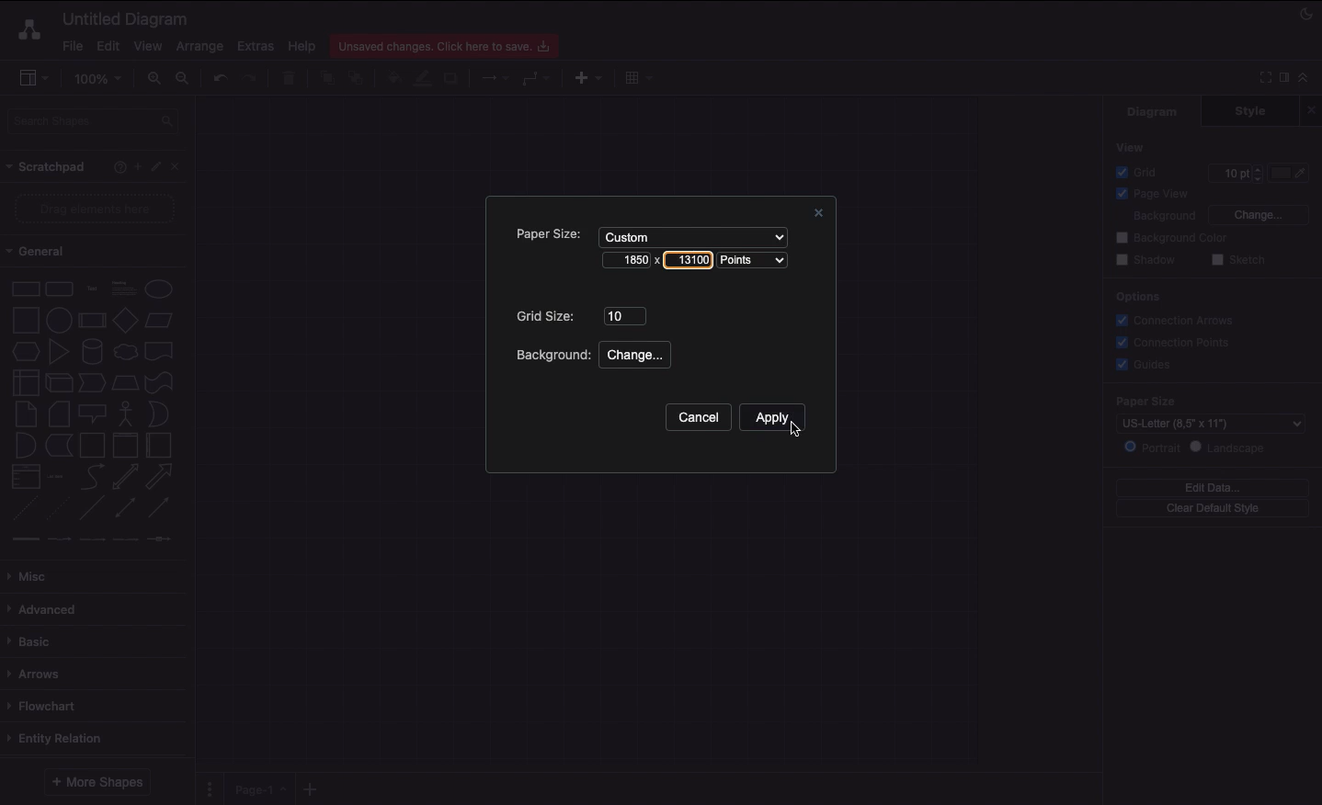 Image resolution: width=1322 pixels, height=805 pixels. I want to click on Table, so click(636, 76).